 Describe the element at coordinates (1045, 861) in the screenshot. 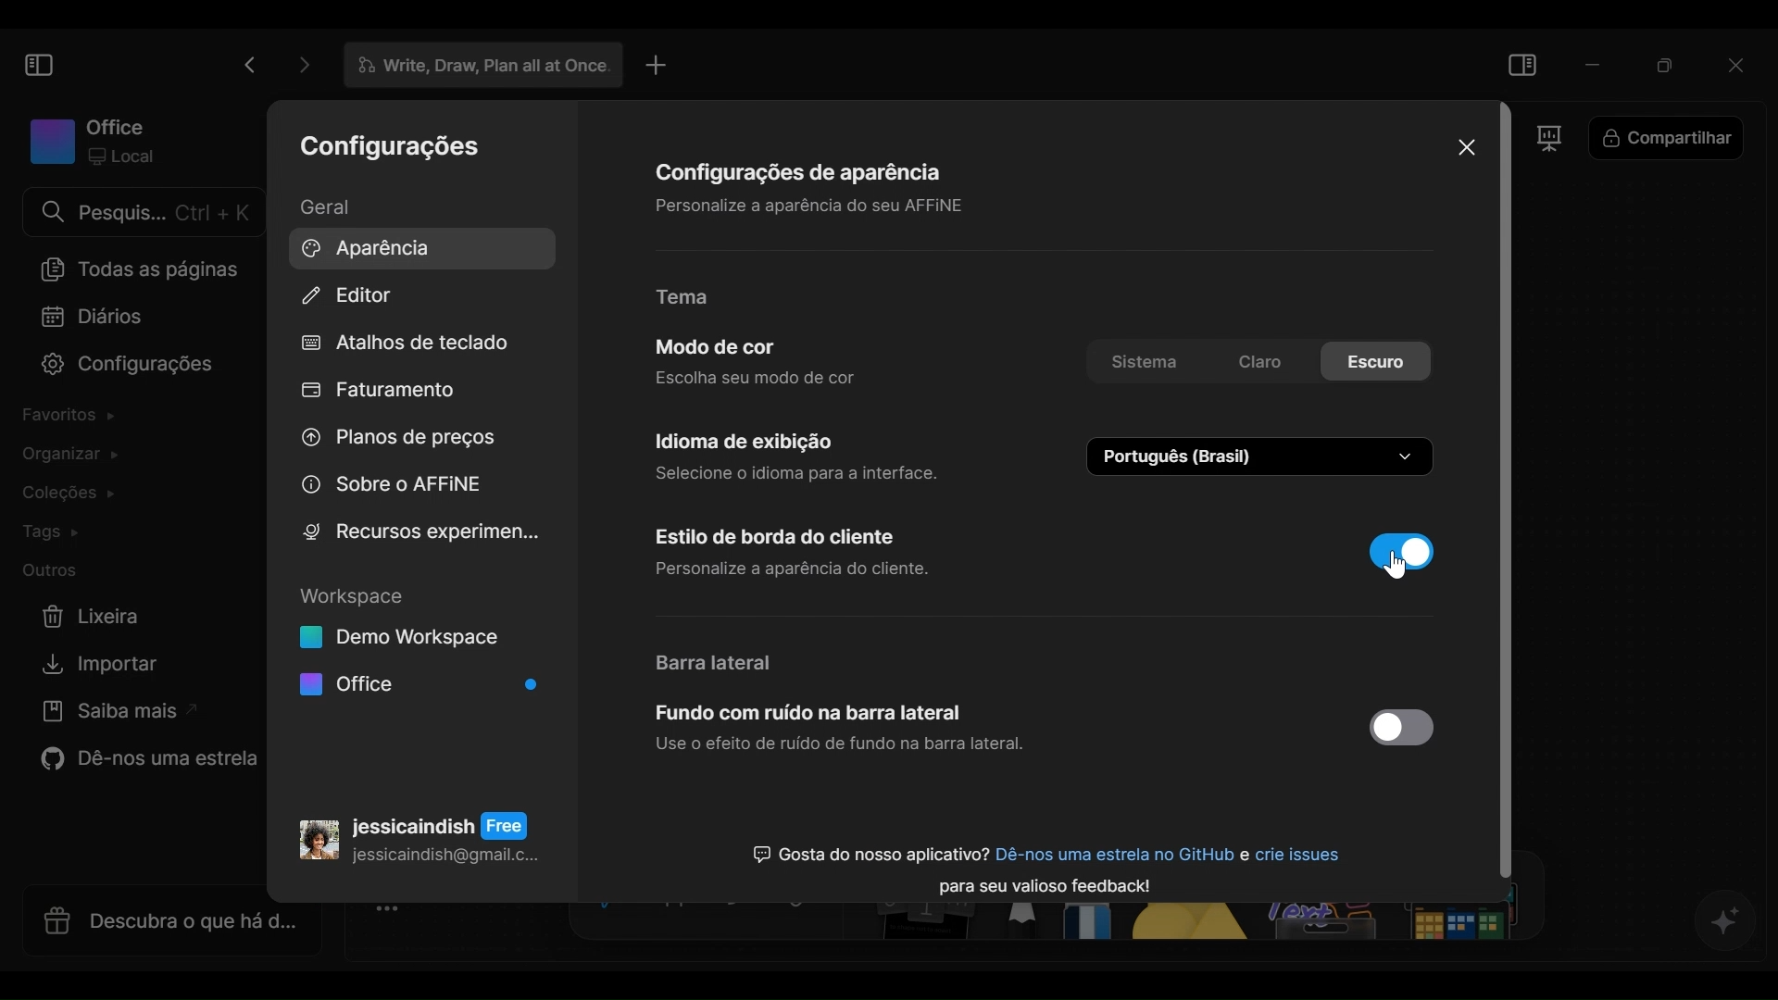

I see `text` at that location.